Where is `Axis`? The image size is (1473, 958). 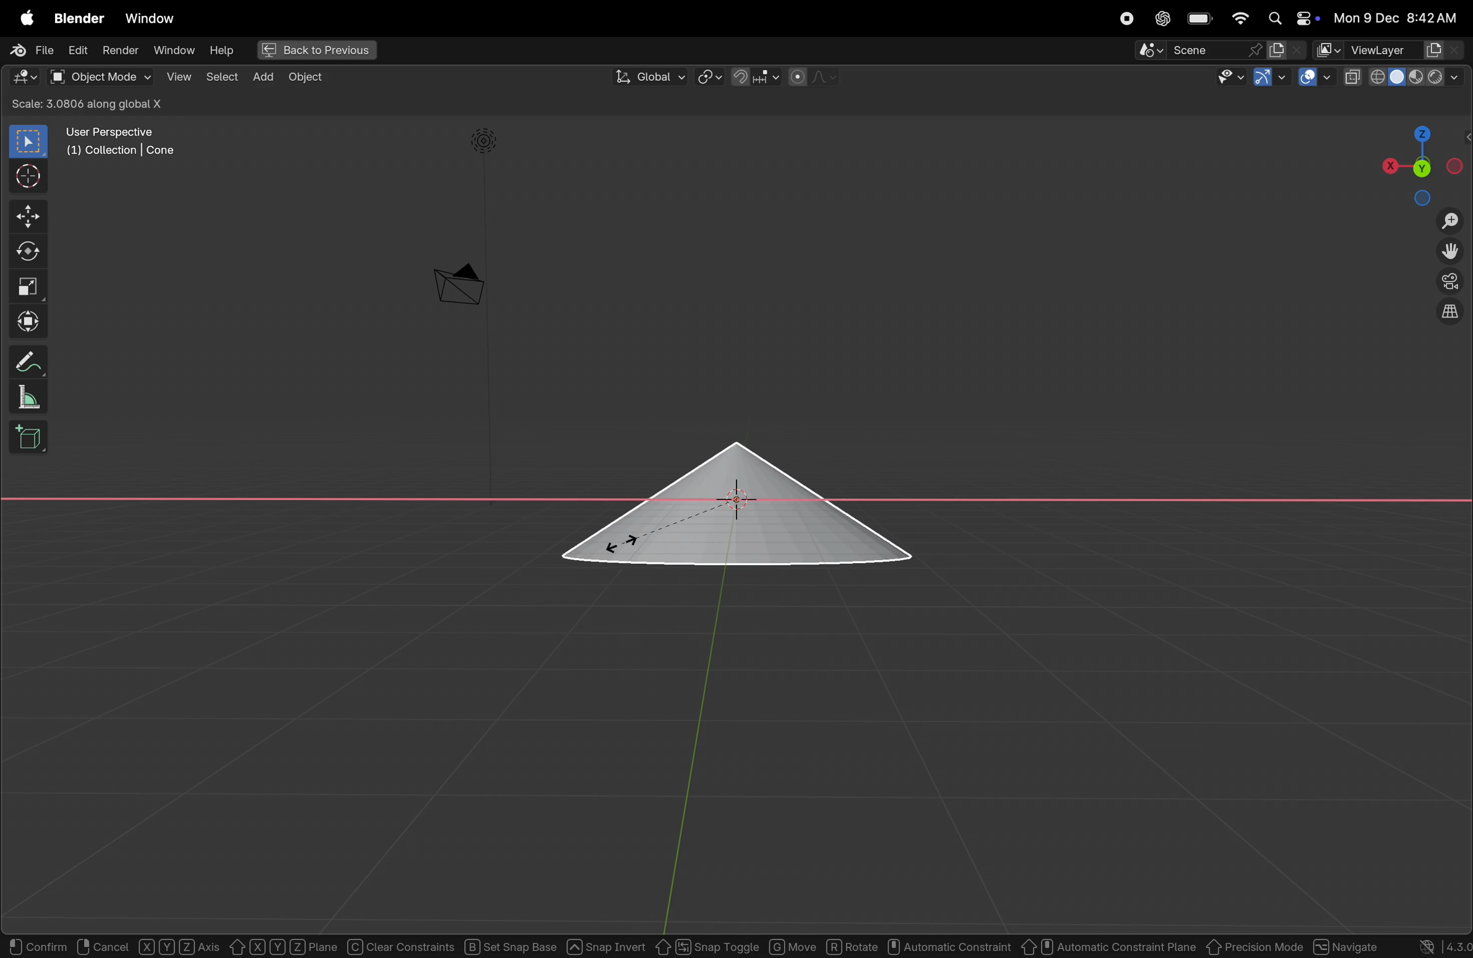
Axis is located at coordinates (181, 946).